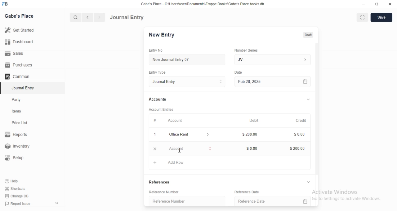  What do you see at coordinates (170, 163) in the screenshot?
I see `+ AddRow` at bounding box center [170, 163].